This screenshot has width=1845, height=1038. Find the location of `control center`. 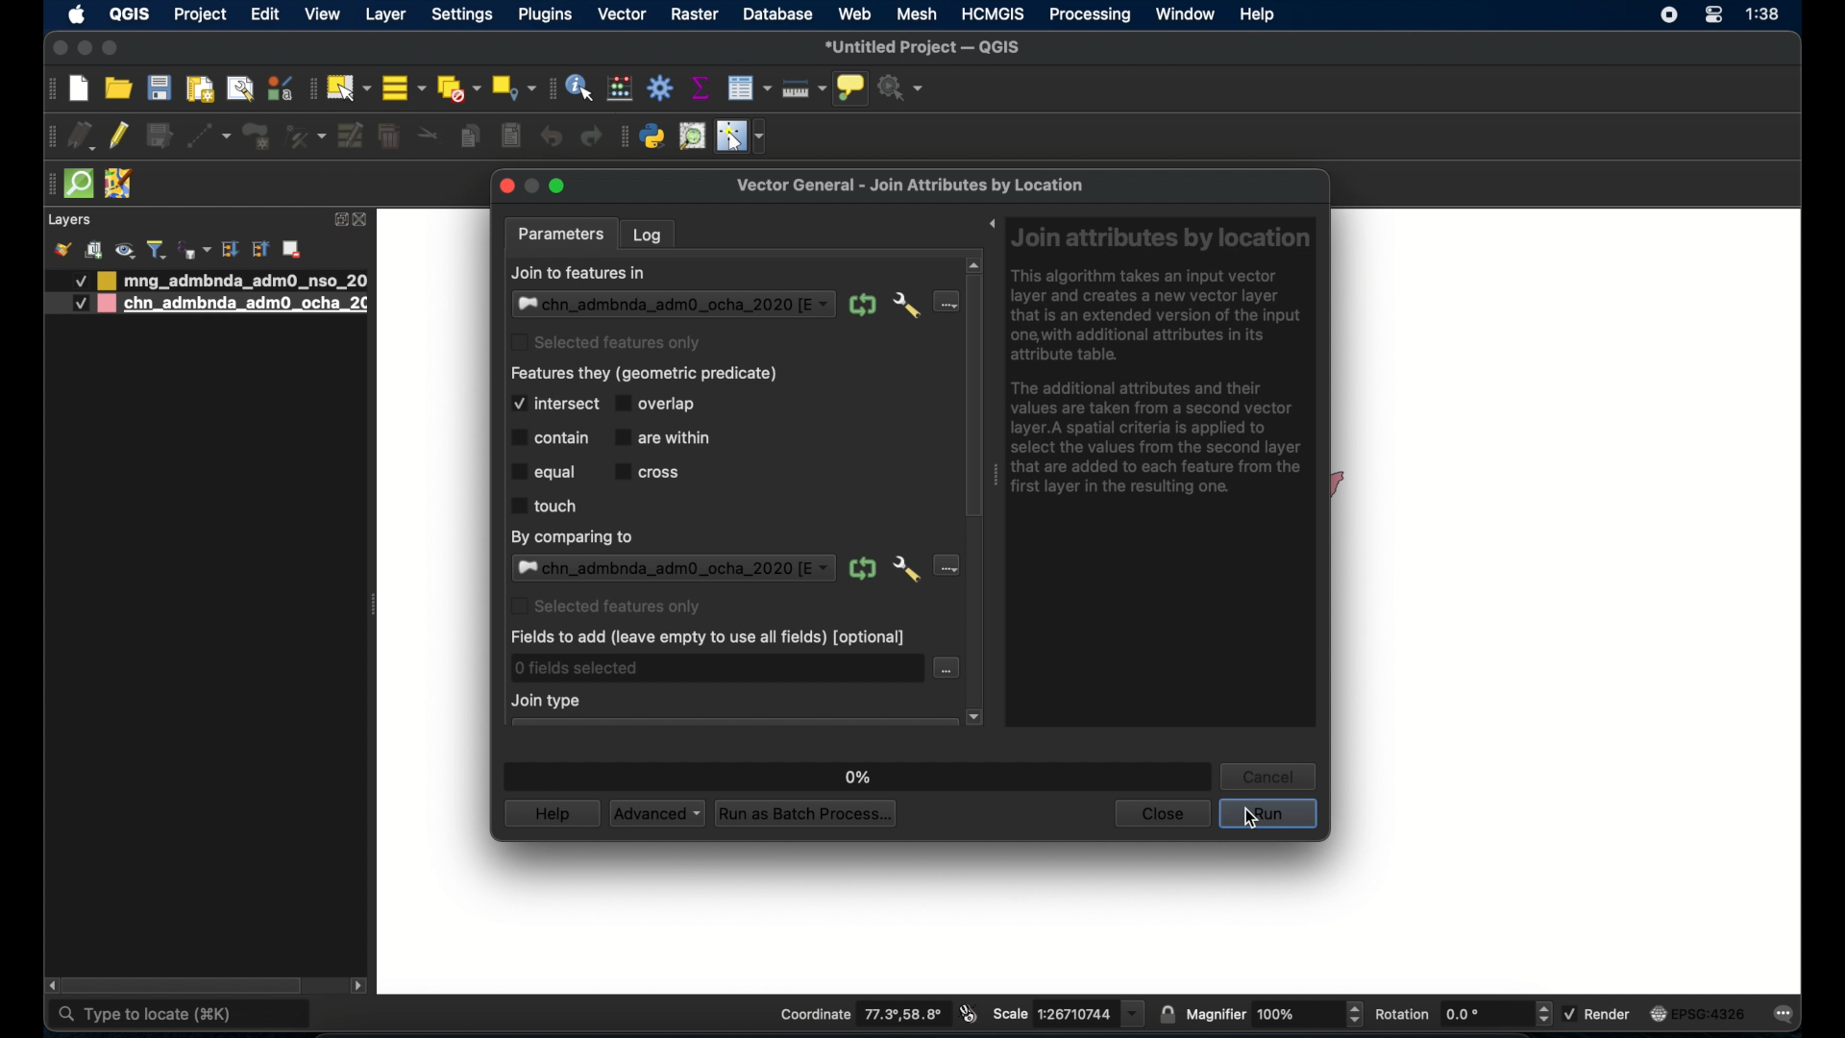

control center is located at coordinates (1714, 14).